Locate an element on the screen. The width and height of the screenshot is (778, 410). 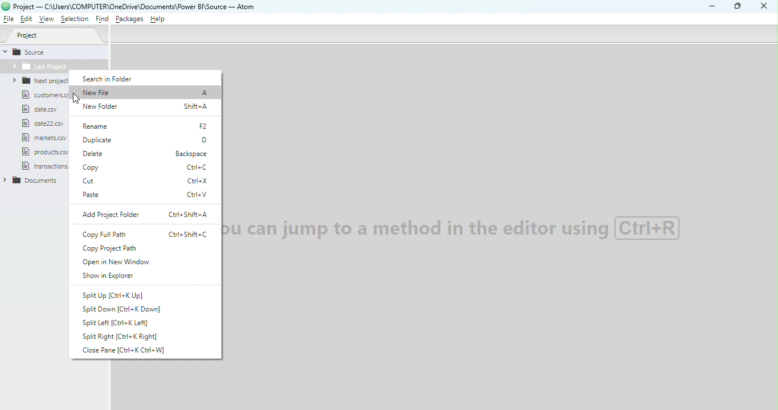
Maximize is located at coordinates (739, 6).